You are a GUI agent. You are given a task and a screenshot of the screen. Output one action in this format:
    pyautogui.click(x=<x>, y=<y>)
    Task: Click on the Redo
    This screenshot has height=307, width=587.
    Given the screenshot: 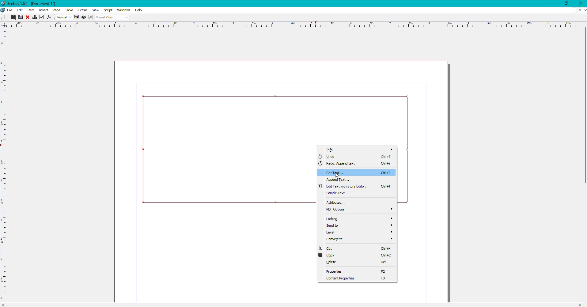 What is the action you would take?
    pyautogui.click(x=353, y=164)
    